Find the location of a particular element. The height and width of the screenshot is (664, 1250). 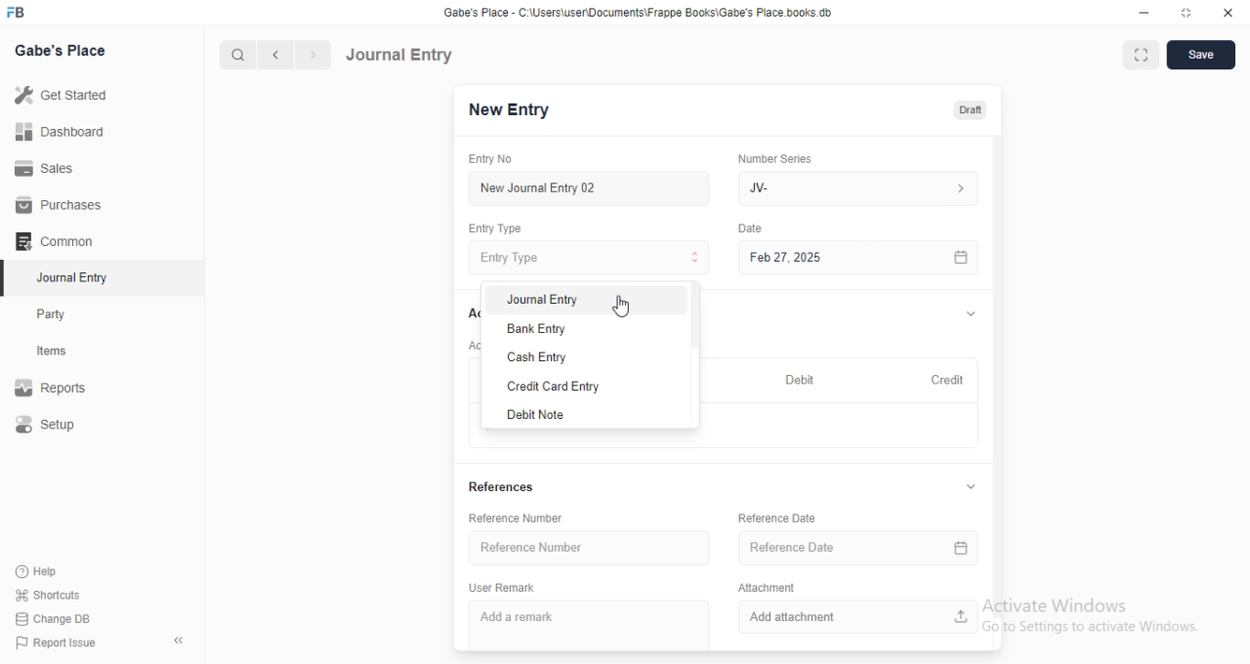

‘Reference Number is located at coordinates (593, 548).